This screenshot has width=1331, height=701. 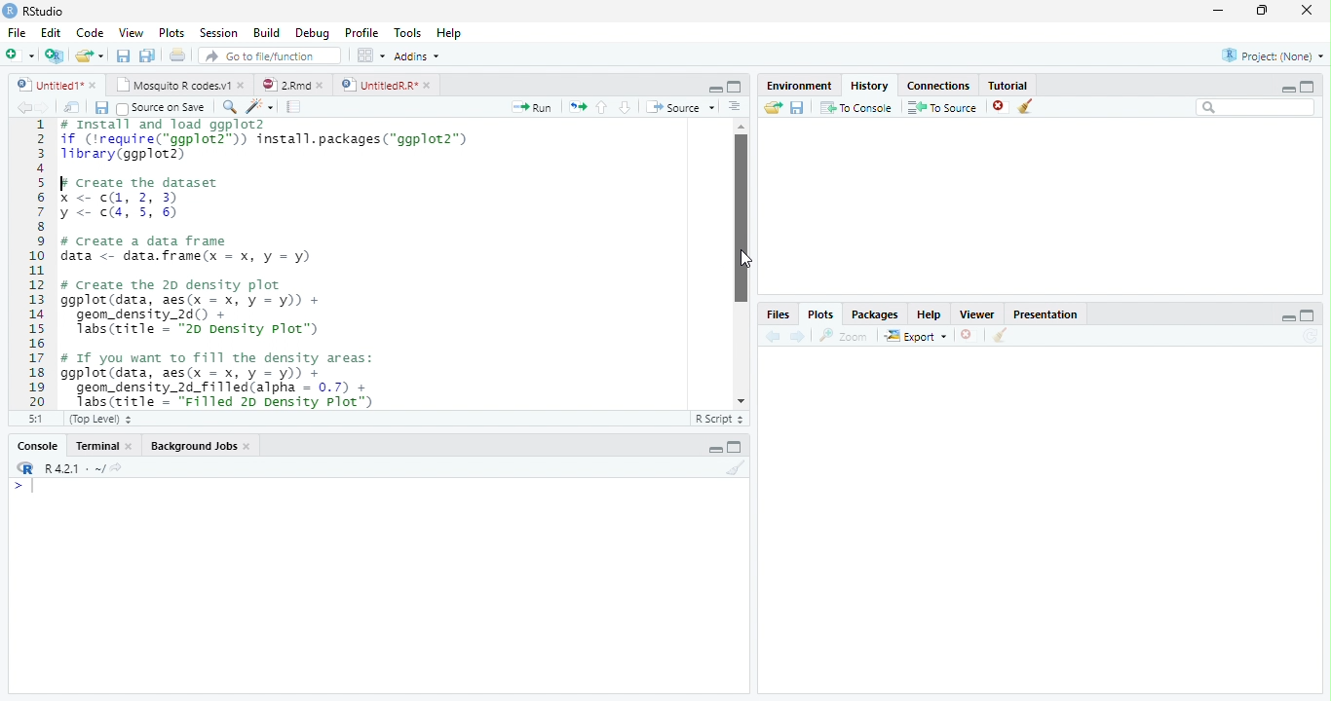 I want to click on Background Jobs, so click(x=195, y=447).